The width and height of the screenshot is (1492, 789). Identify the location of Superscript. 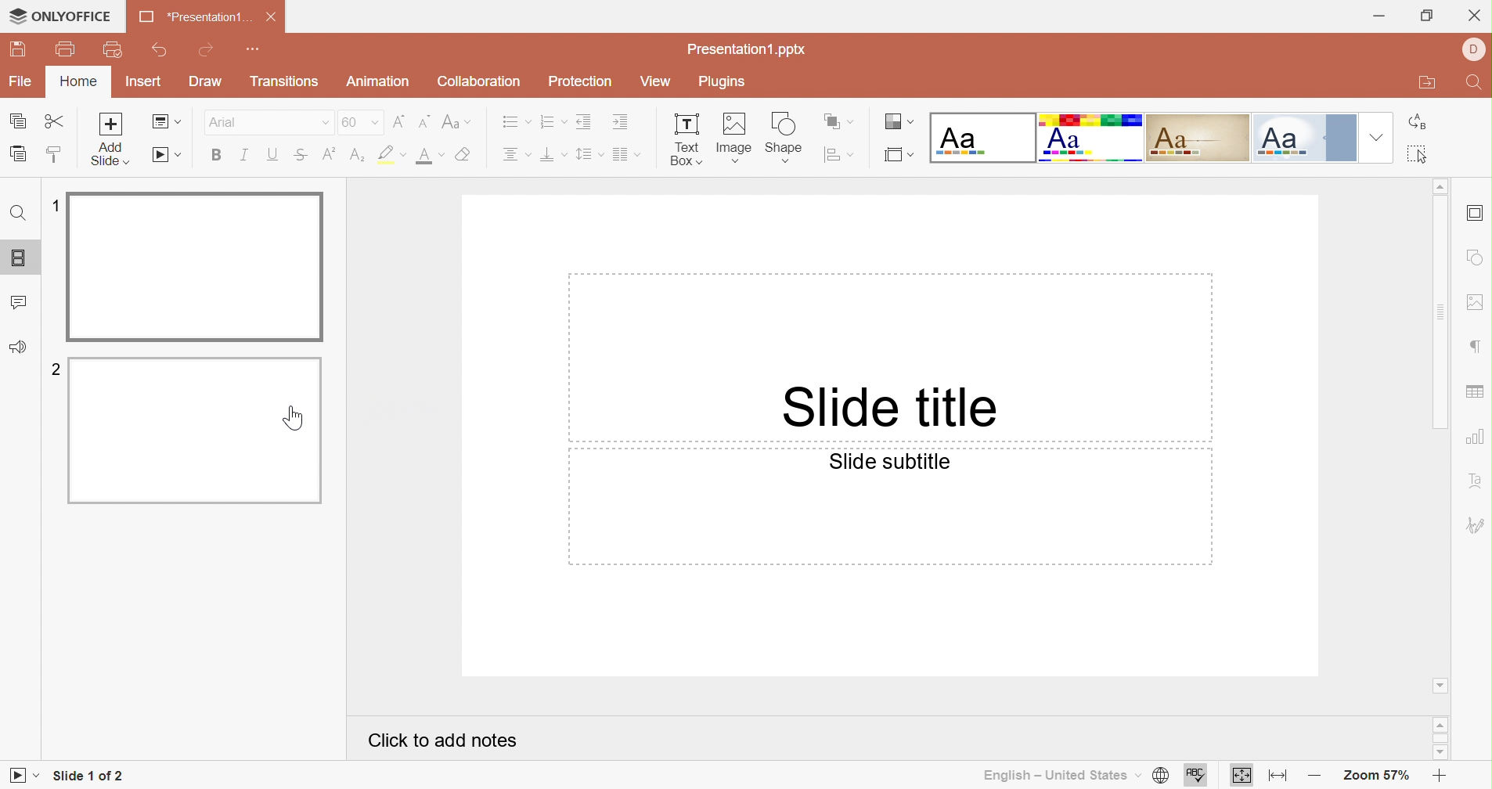
(329, 153).